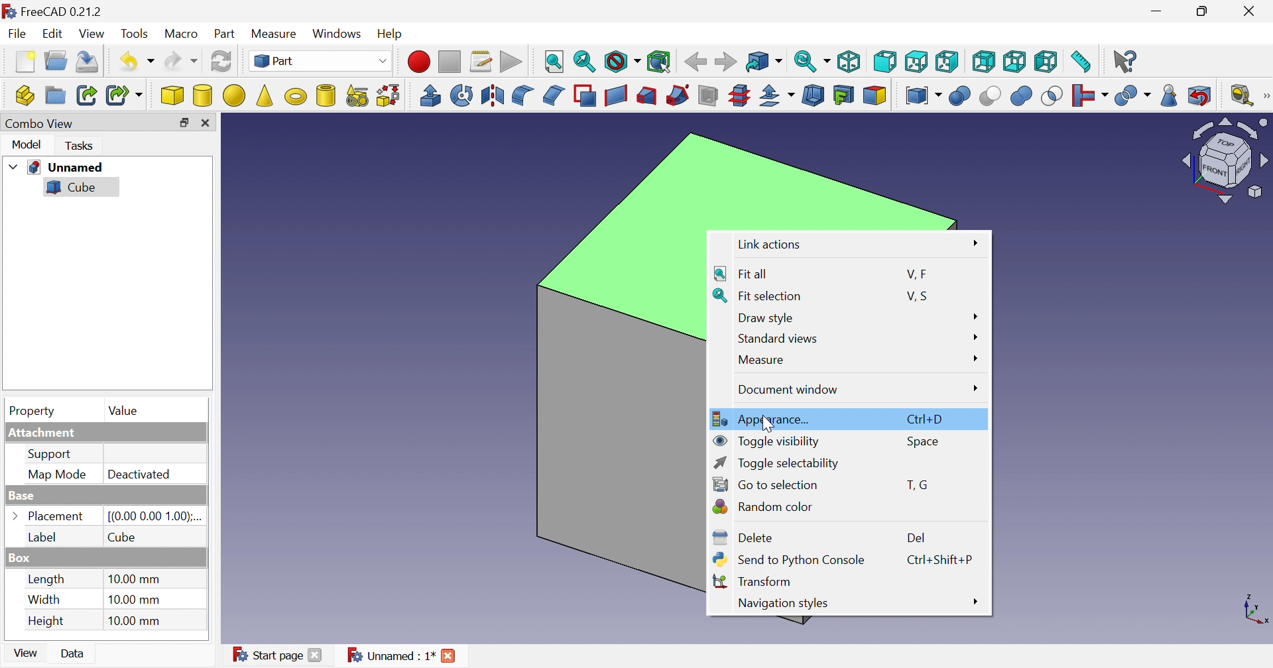 The width and height of the screenshot is (1273, 668). Describe the element at coordinates (985, 62) in the screenshot. I see `Rear` at that location.